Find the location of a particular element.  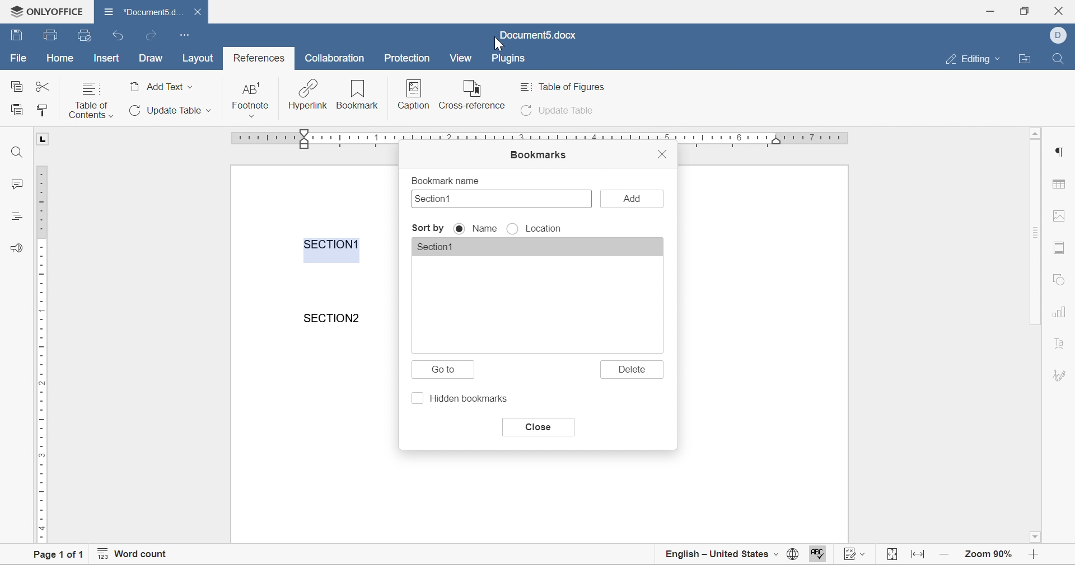

customize quick access toolbar is located at coordinates (185, 34).